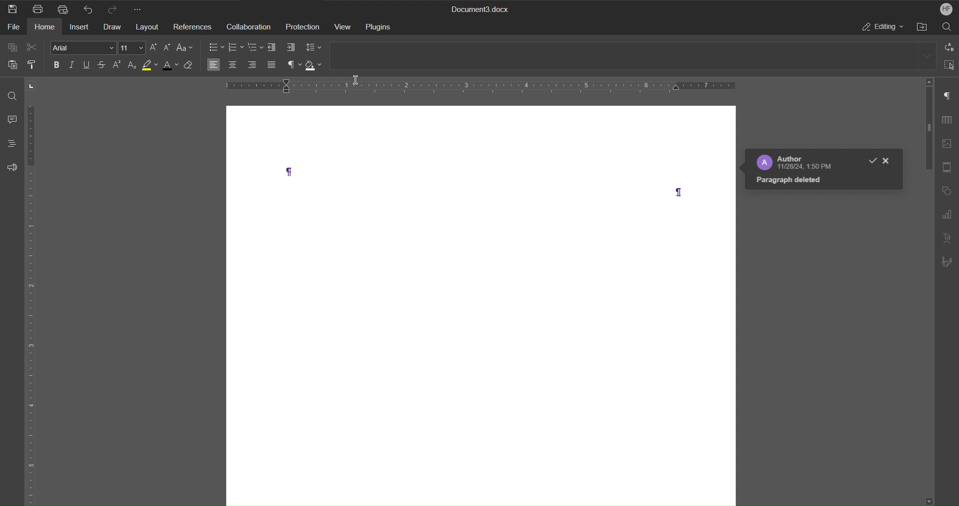 This screenshot has height=506, width=959. Describe the element at coordinates (140, 9) in the screenshot. I see `More` at that location.